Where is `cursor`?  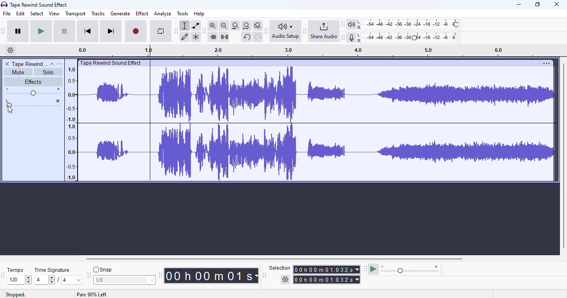
cursor is located at coordinates (11, 110).